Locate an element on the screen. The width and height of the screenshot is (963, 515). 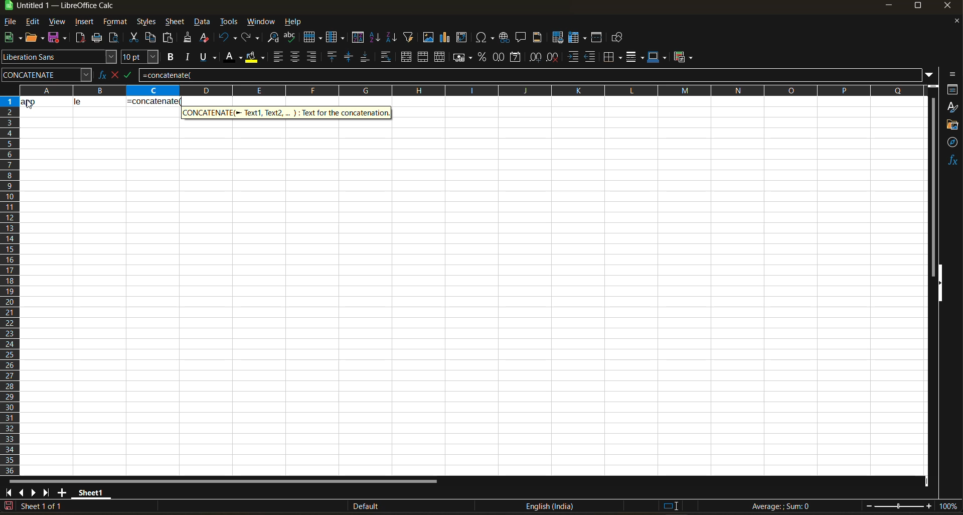
align right is located at coordinates (312, 57).